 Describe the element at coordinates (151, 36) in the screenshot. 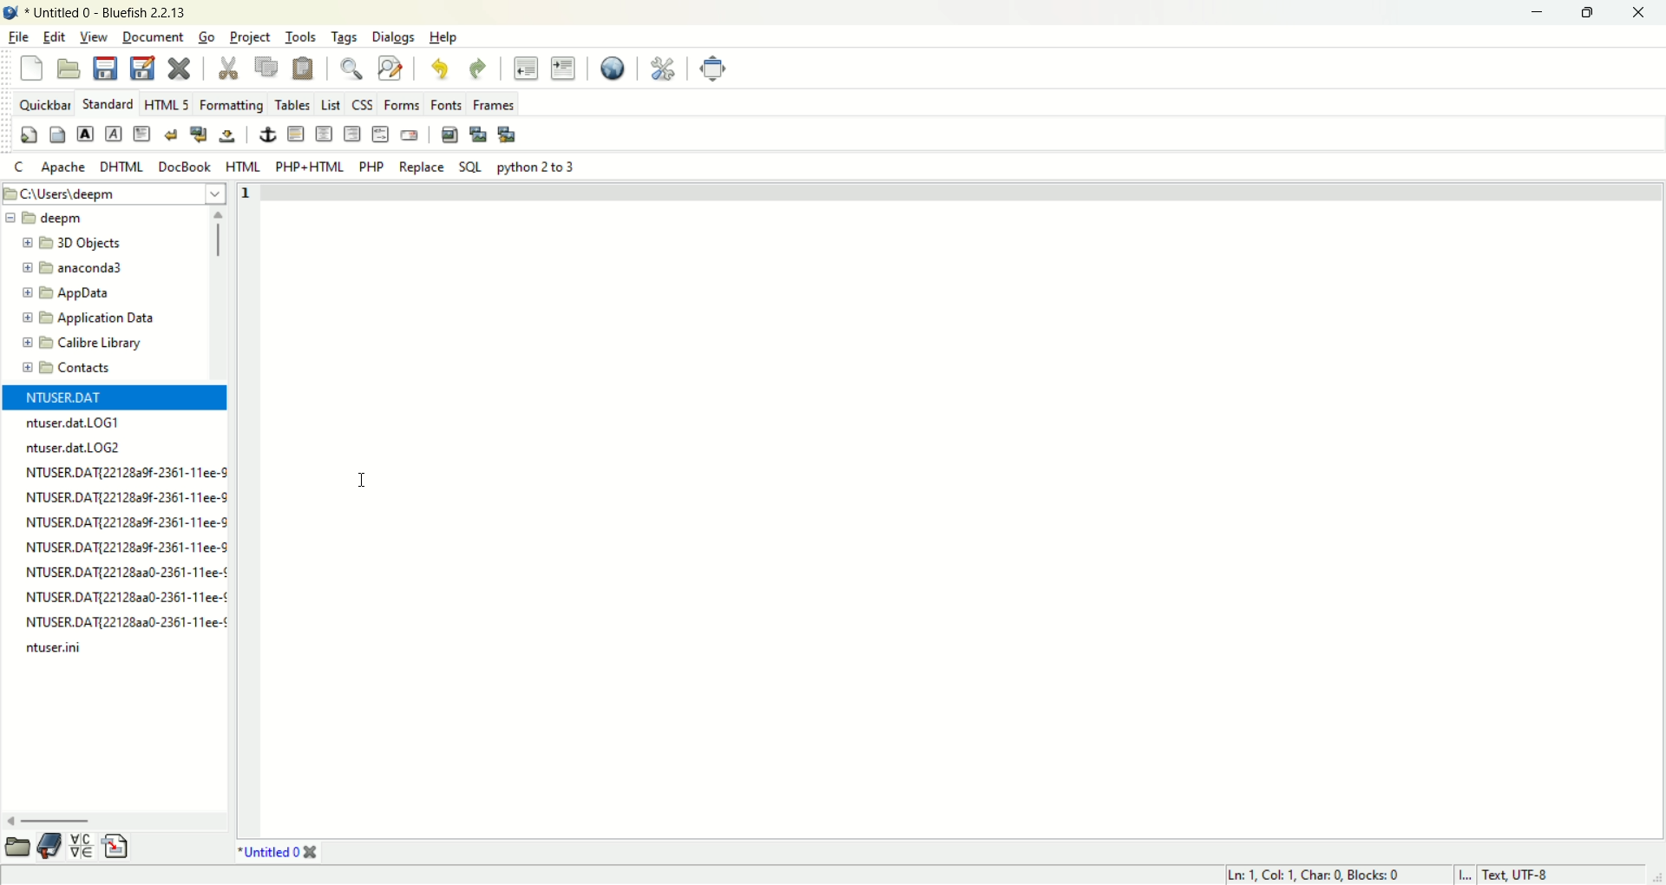

I see `document` at that location.